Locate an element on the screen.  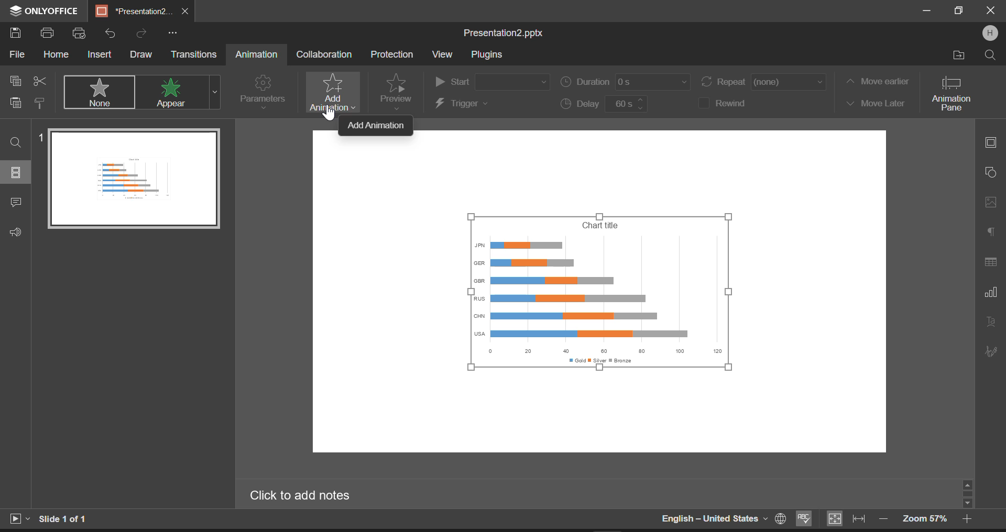
Redo is located at coordinates (141, 32).